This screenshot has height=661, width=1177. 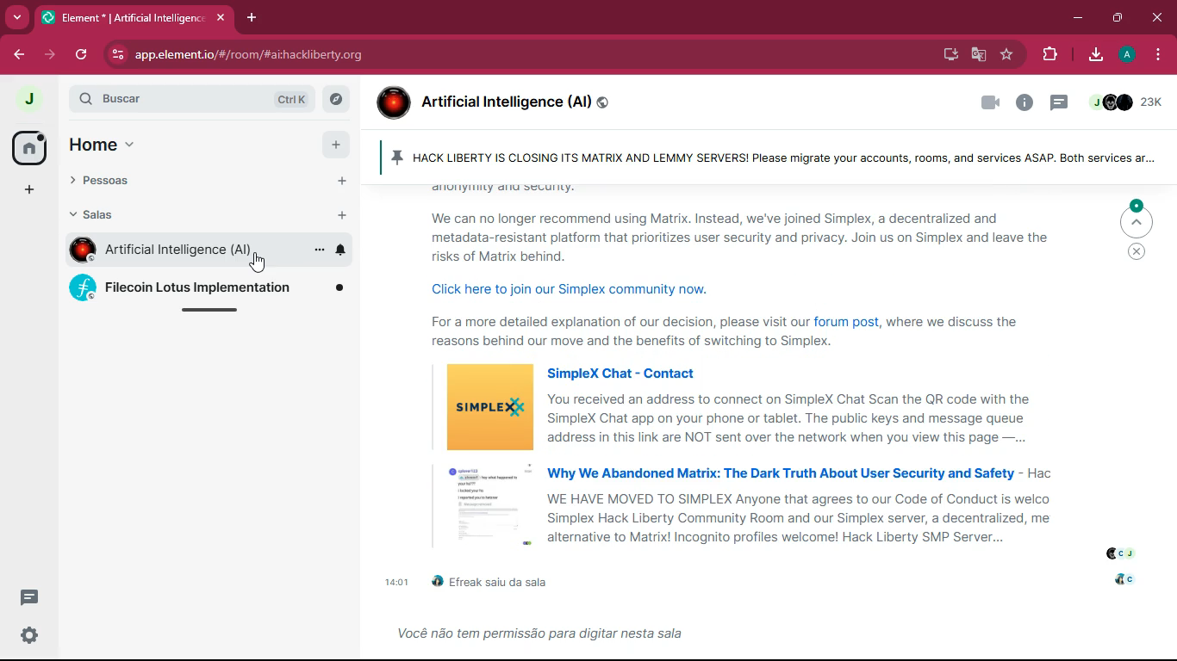 What do you see at coordinates (480, 504) in the screenshot?
I see `link image` at bounding box center [480, 504].